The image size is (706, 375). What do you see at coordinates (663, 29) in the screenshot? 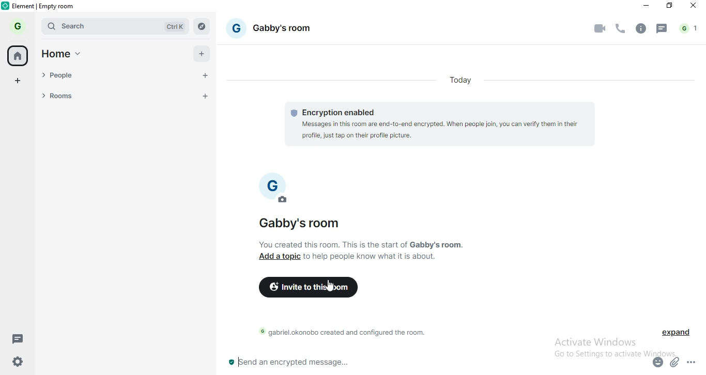
I see `chat` at bounding box center [663, 29].